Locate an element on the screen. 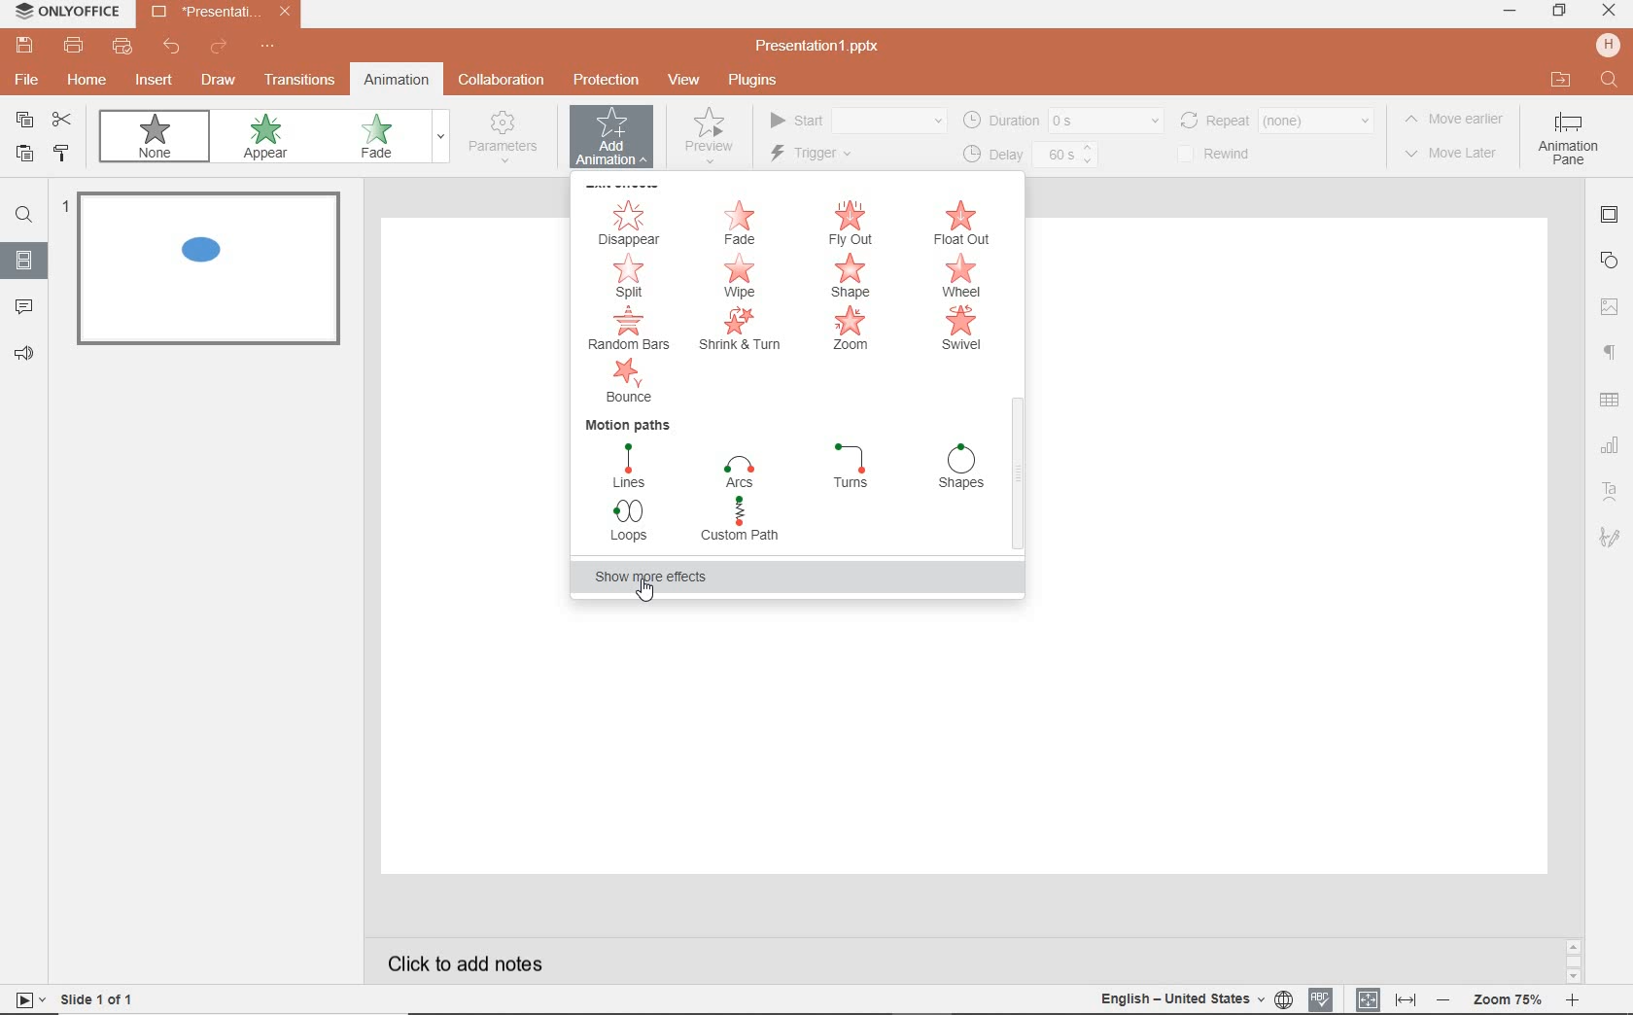  slide settings is located at coordinates (1612, 218).